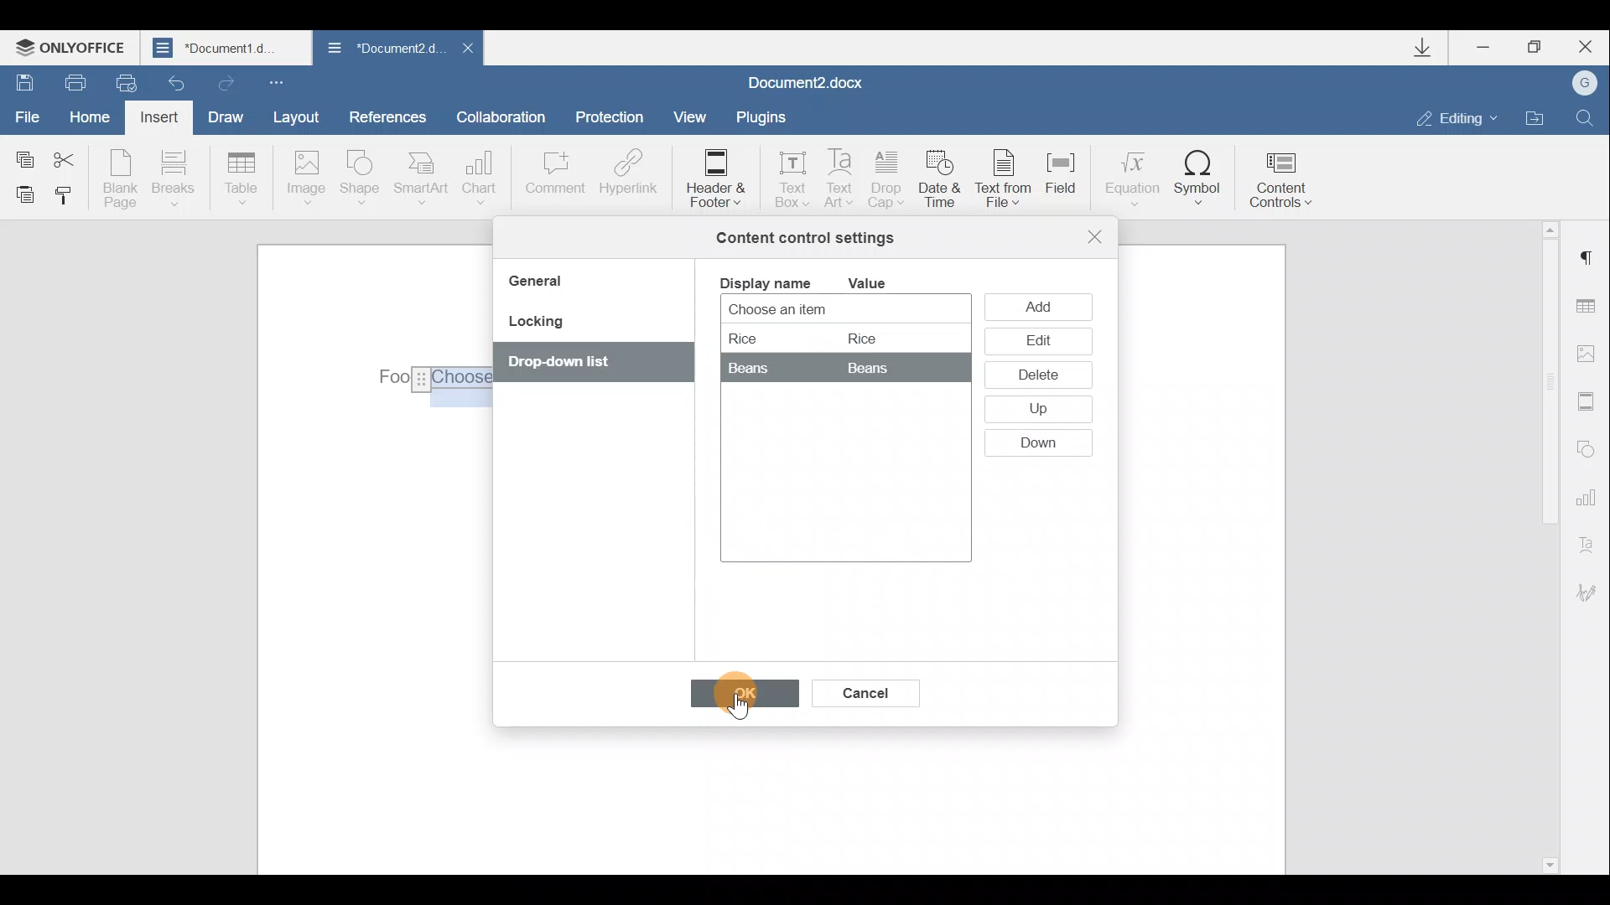 The image size is (1610, 905). I want to click on Equation, so click(1130, 175).